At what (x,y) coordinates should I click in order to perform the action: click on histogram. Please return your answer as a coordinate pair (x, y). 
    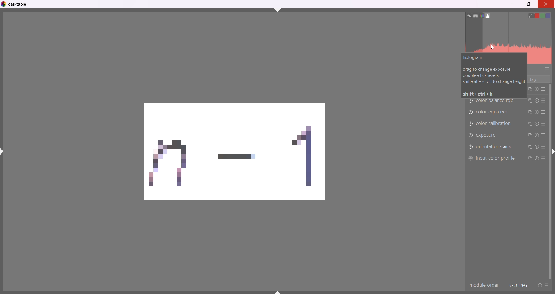
    Looking at the image, I should click on (509, 38).